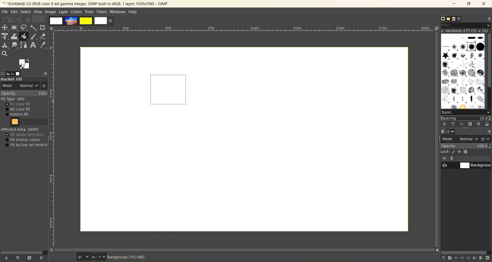 This screenshot has width=492, height=262. I want to click on fonts, so click(454, 19).